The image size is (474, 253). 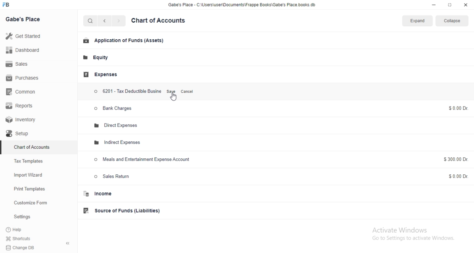 What do you see at coordinates (433, 5) in the screenshot?
I see `minimize` at bounding box center [433, 5].